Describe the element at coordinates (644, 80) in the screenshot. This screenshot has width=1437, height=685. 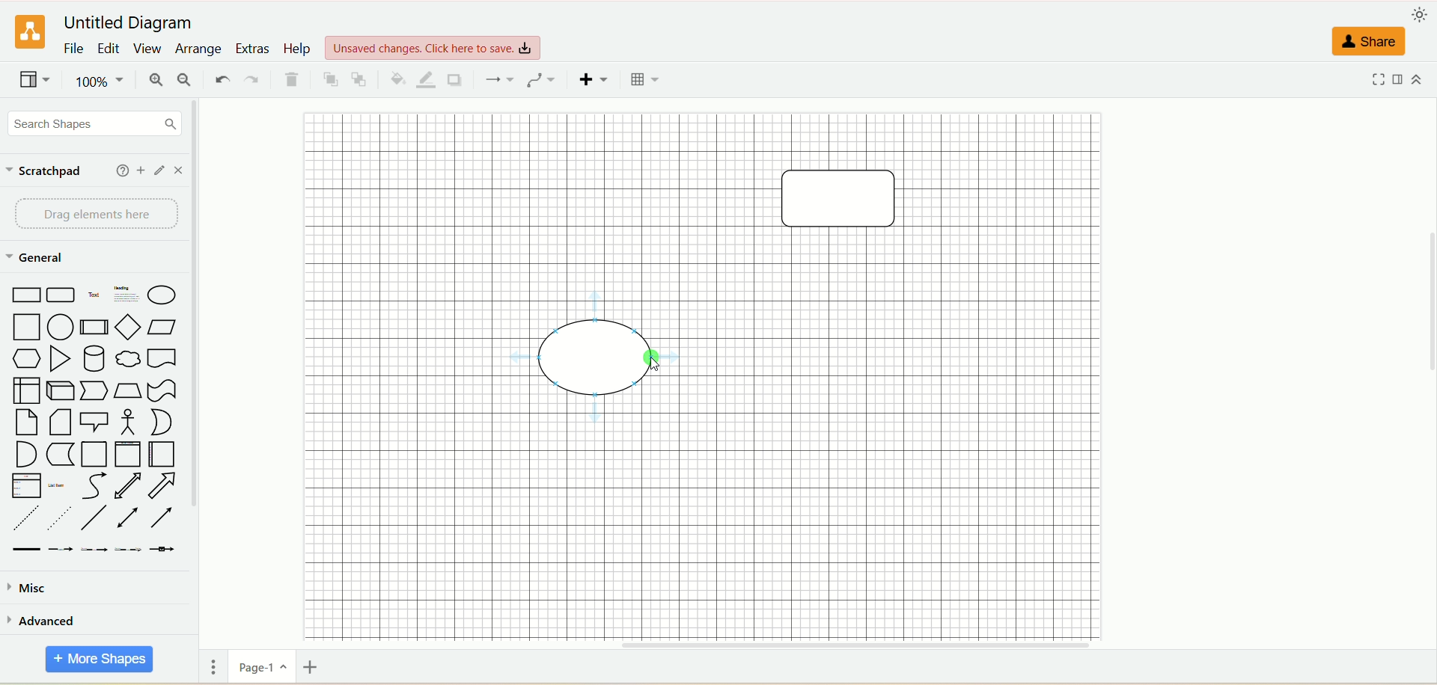
I see `table` at that location.